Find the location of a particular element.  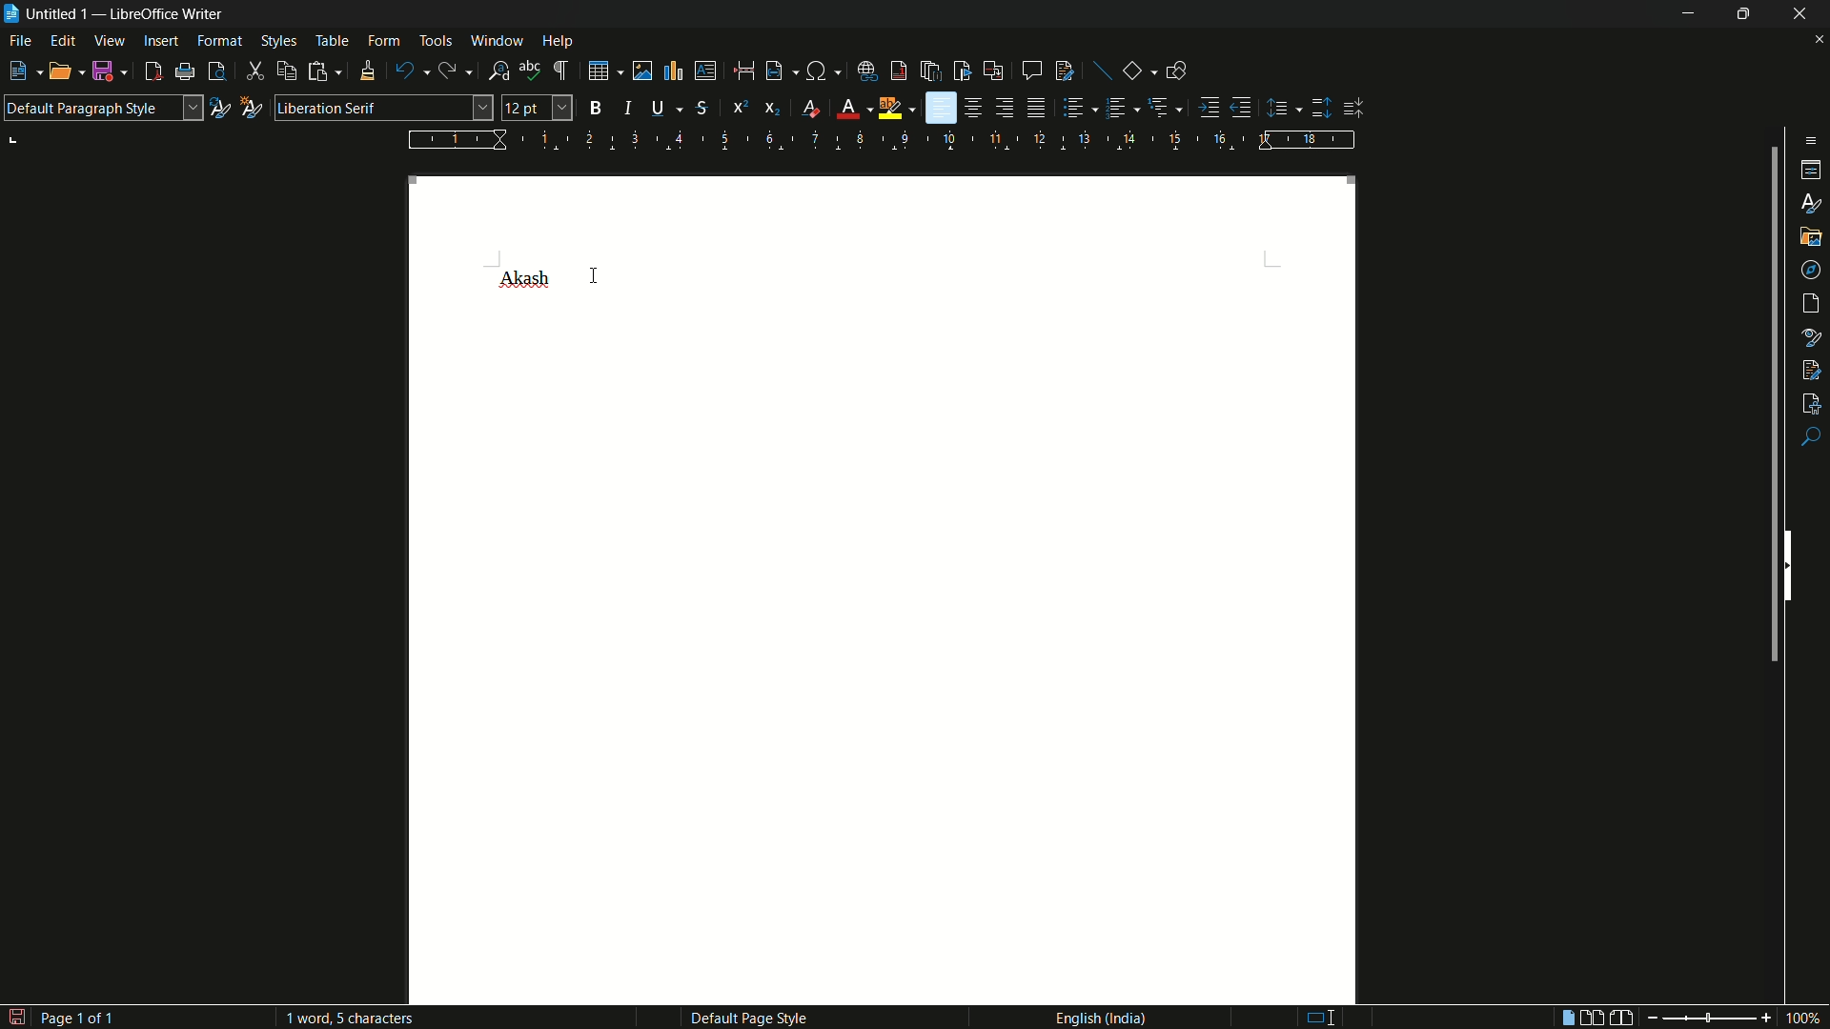

redo is located at coordinates (446, 71).